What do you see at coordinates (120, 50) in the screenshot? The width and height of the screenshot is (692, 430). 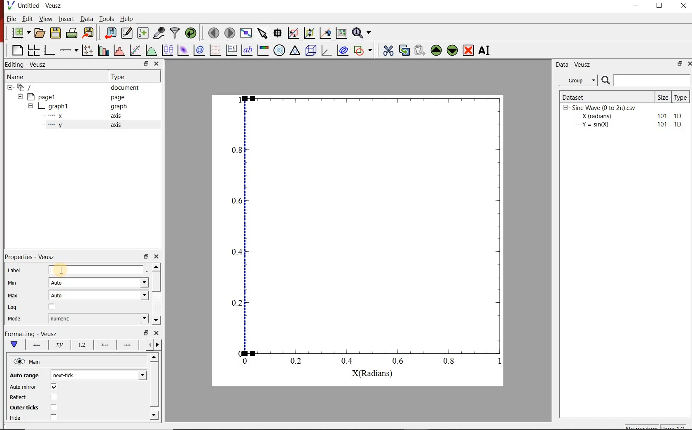 I see `histogram` at bounding box center [120, 50].